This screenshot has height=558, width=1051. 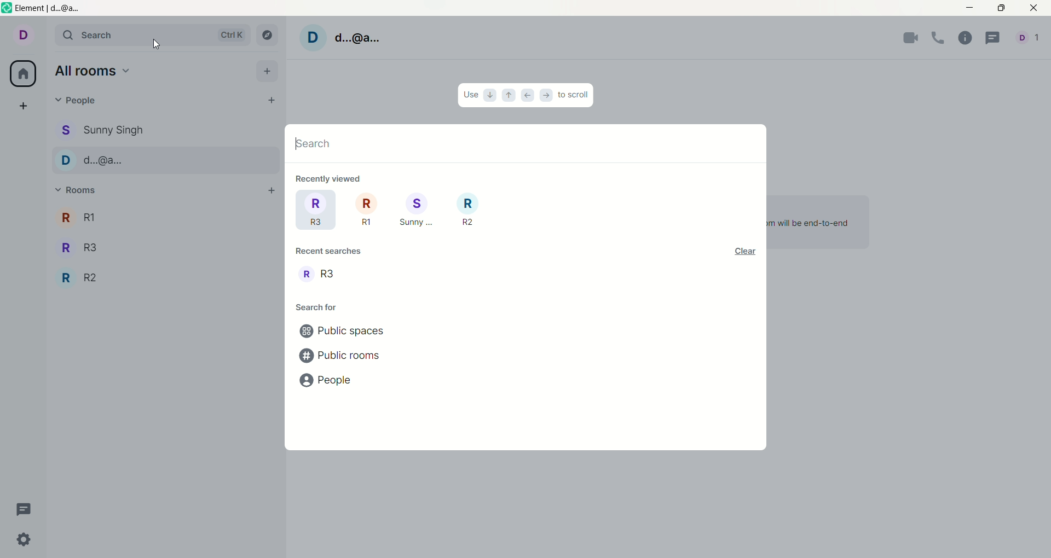 I want to click on to scroll, so click(x=572, y=93).